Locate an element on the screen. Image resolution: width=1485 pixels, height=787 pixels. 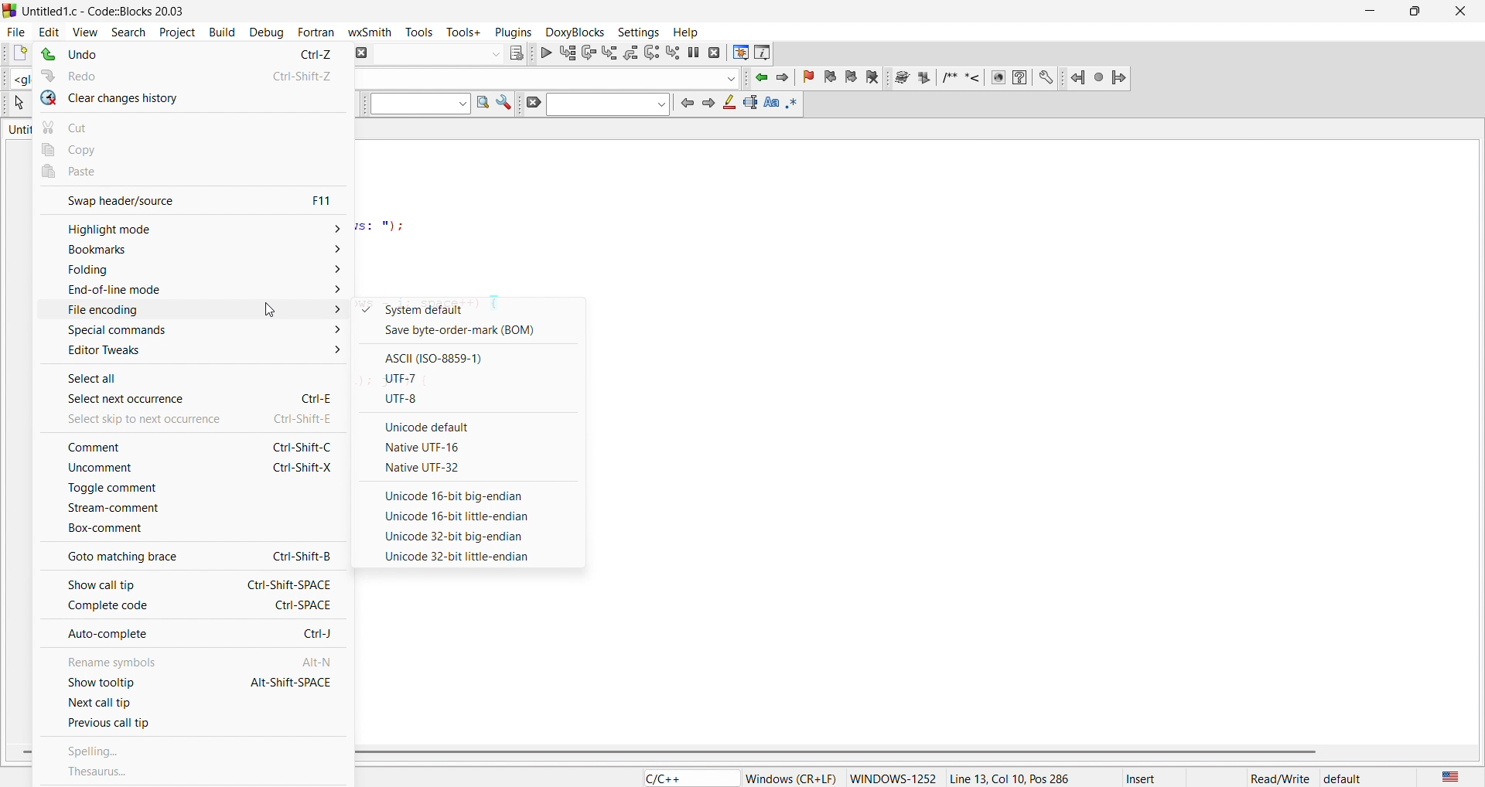
input  is located at coordinates (440, 56).